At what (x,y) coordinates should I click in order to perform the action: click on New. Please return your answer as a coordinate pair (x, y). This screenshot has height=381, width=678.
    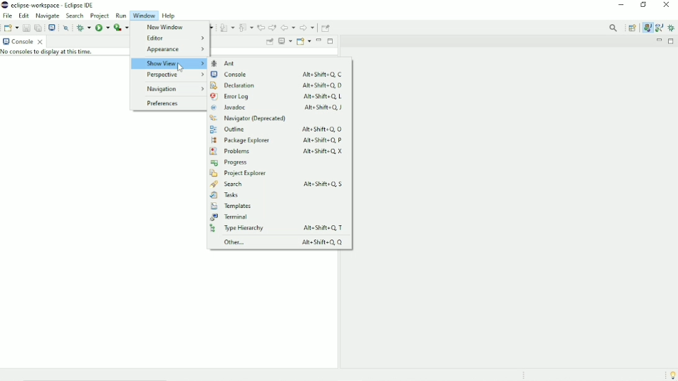
    Looking at the image, I should click on (11, 27).